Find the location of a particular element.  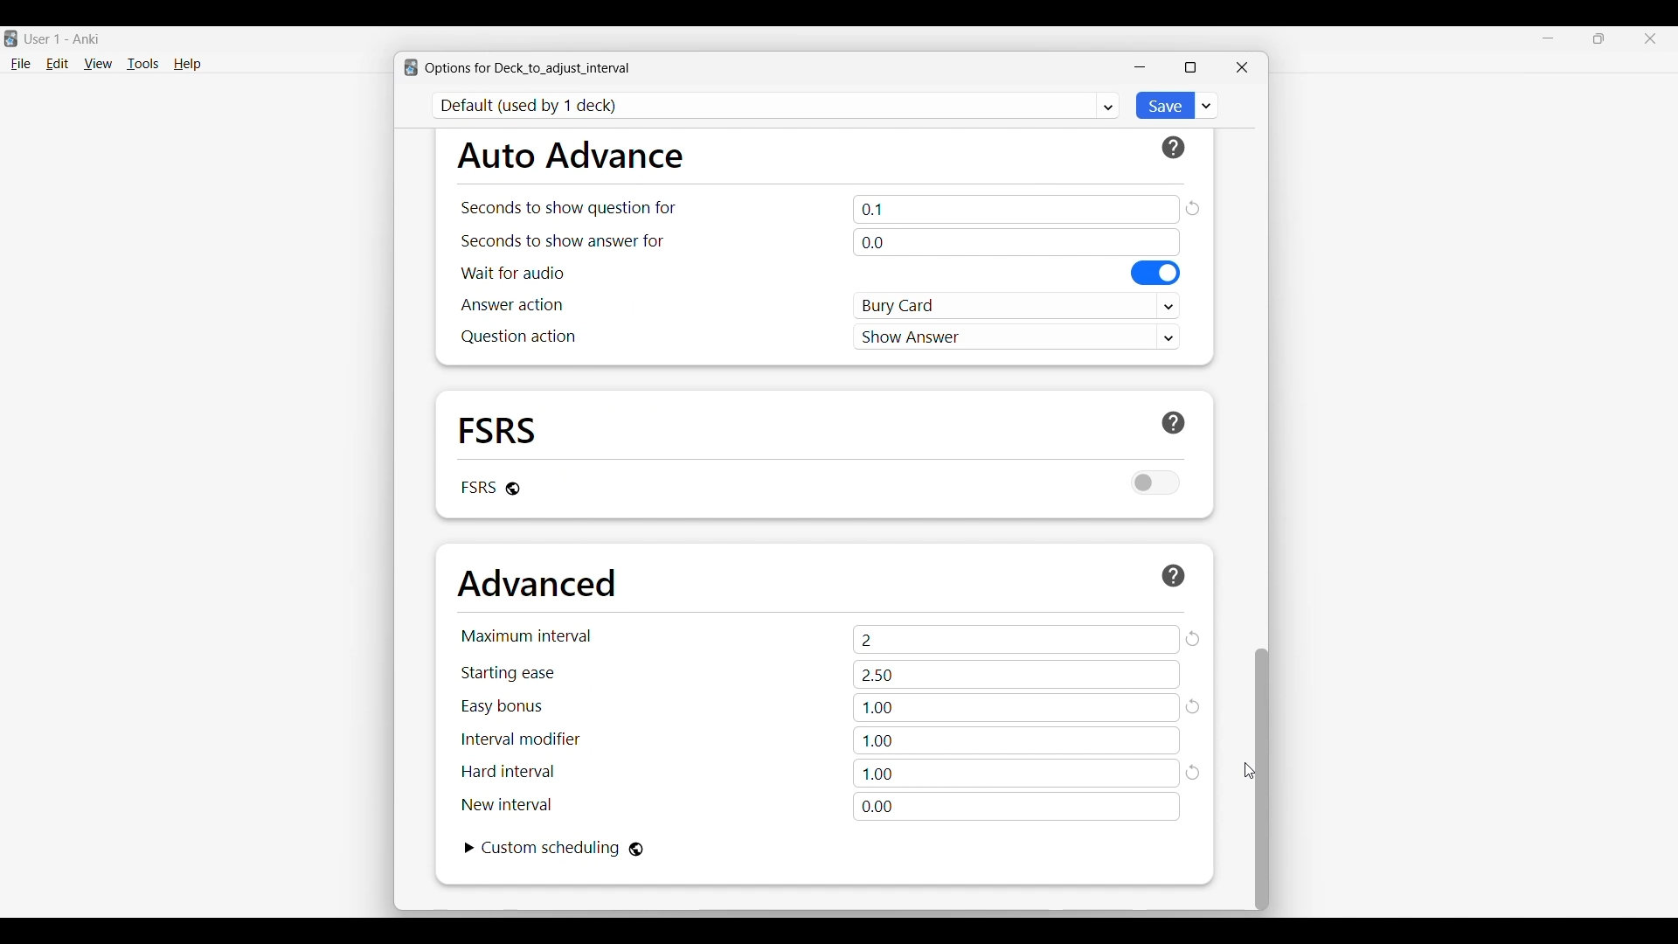

Indicates answer action is located at coordinates (512, 304).